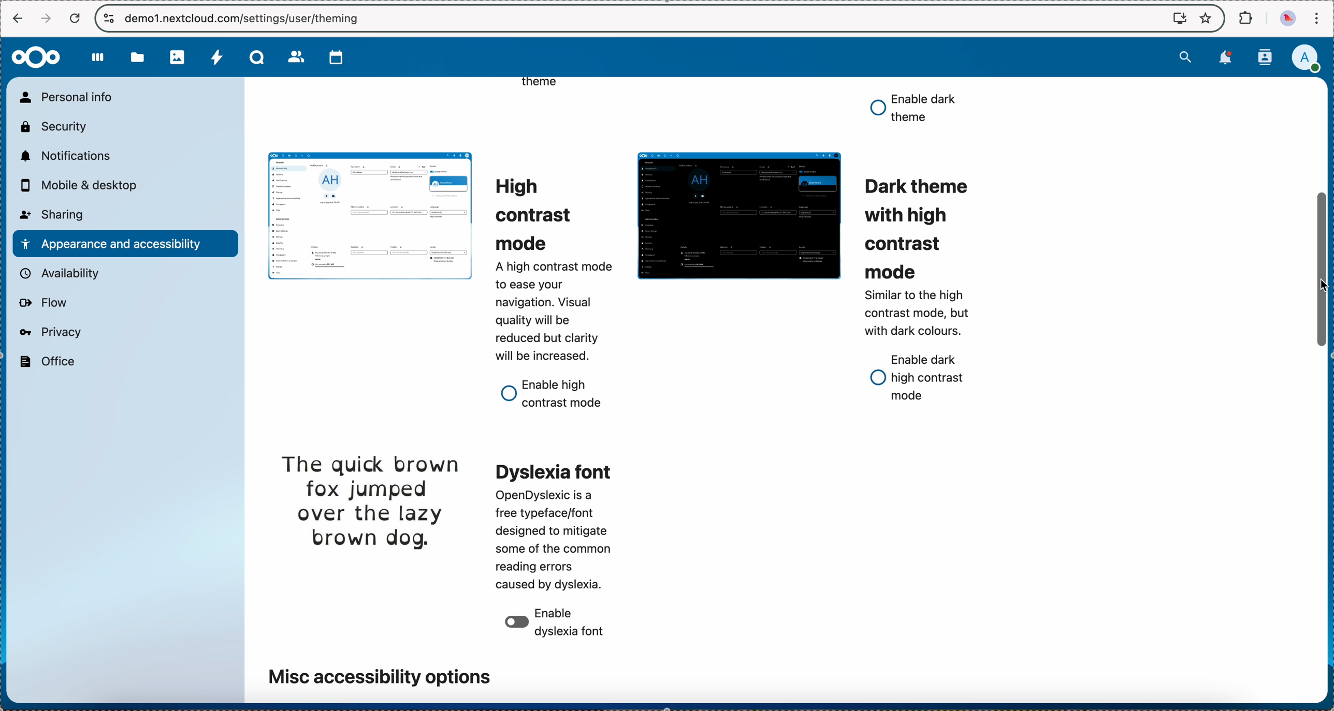 This screenshot has width=1334, height=711. What do you see at coordinates (559, 524) in the screenshot?
I see `dyslexia font theme` at bounding box center [559, 524].